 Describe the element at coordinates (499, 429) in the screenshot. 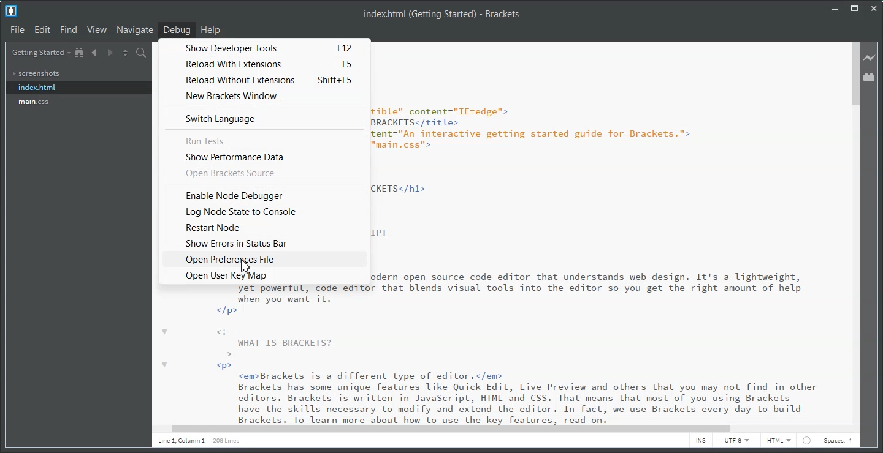

I see `Horizontal Scroll bar` at that location.